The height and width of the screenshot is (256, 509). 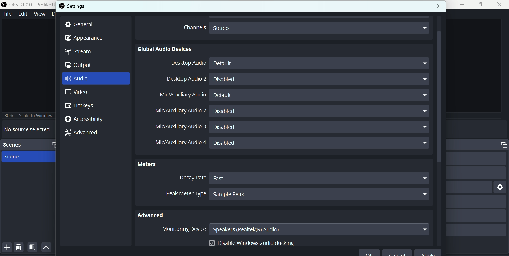 I want to click on Up, so click(x=46, y=248).